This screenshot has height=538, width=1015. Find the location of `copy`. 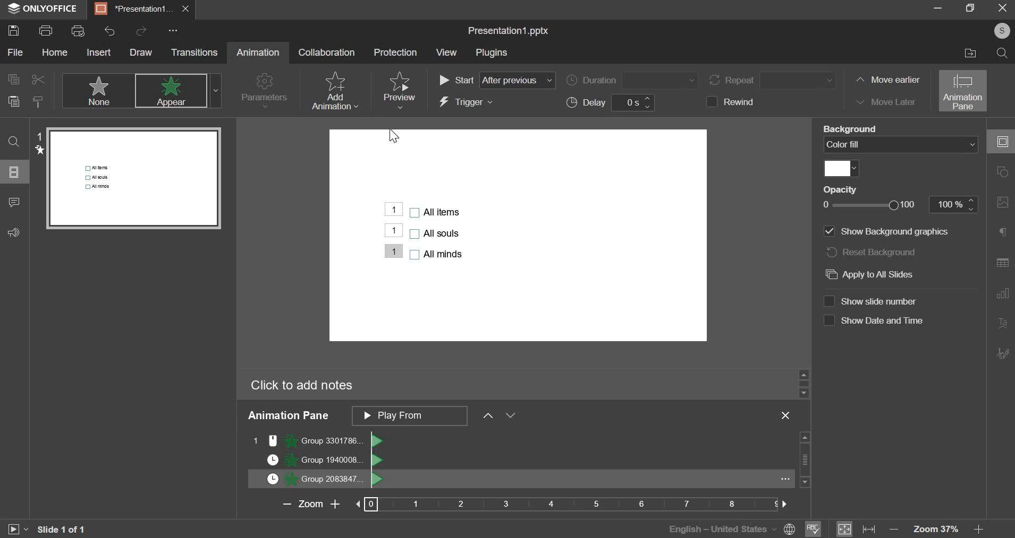

copy is located at coordinates (12, 79).